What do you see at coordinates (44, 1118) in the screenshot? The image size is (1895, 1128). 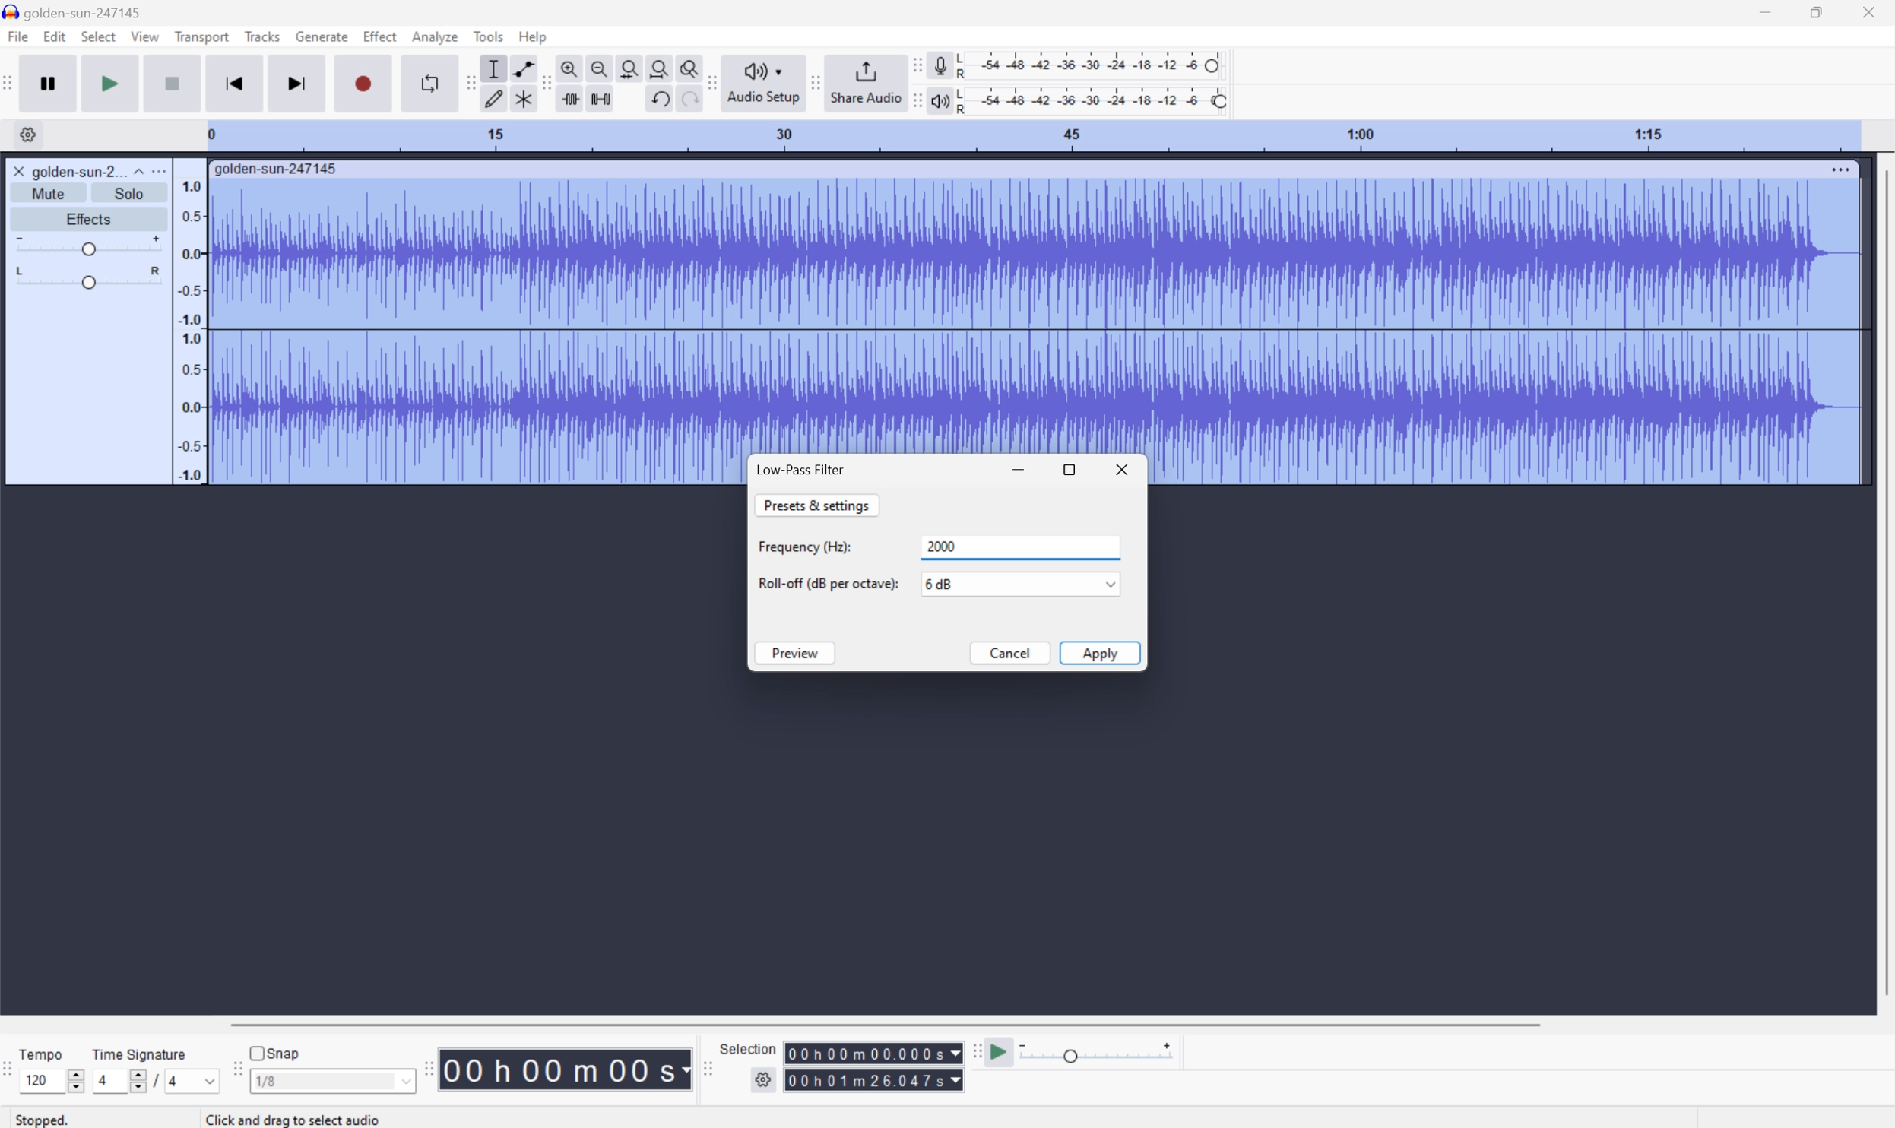 I see `Stopped` at bounding box center [44, 1118].